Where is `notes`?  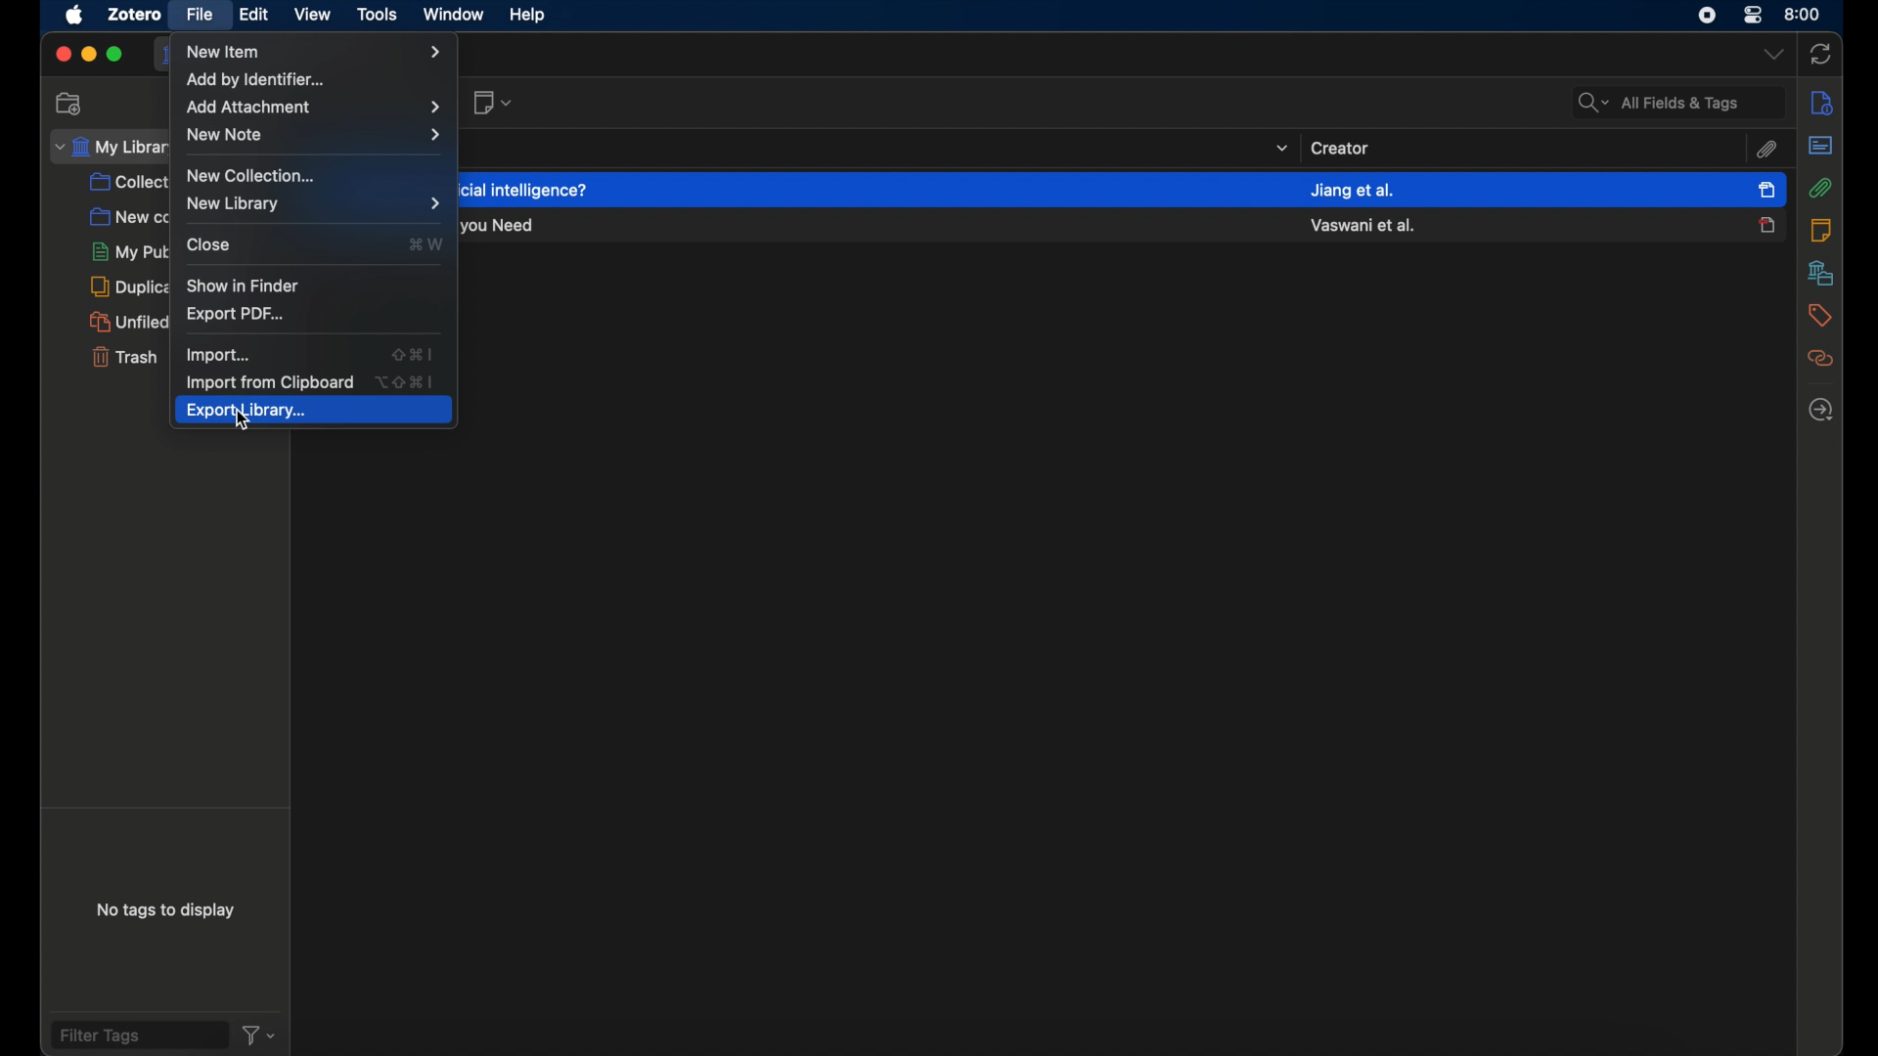
notes is located at coordinates (1820, 231).